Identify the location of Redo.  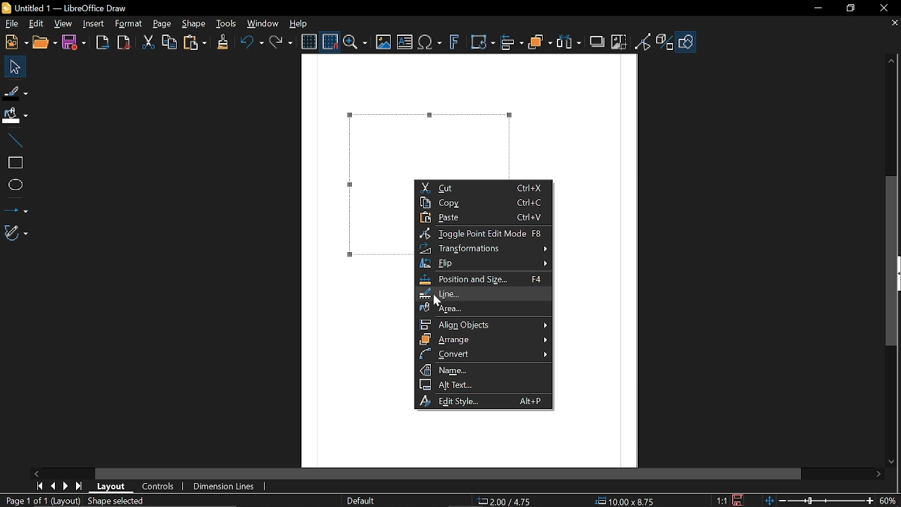
(282, 42).